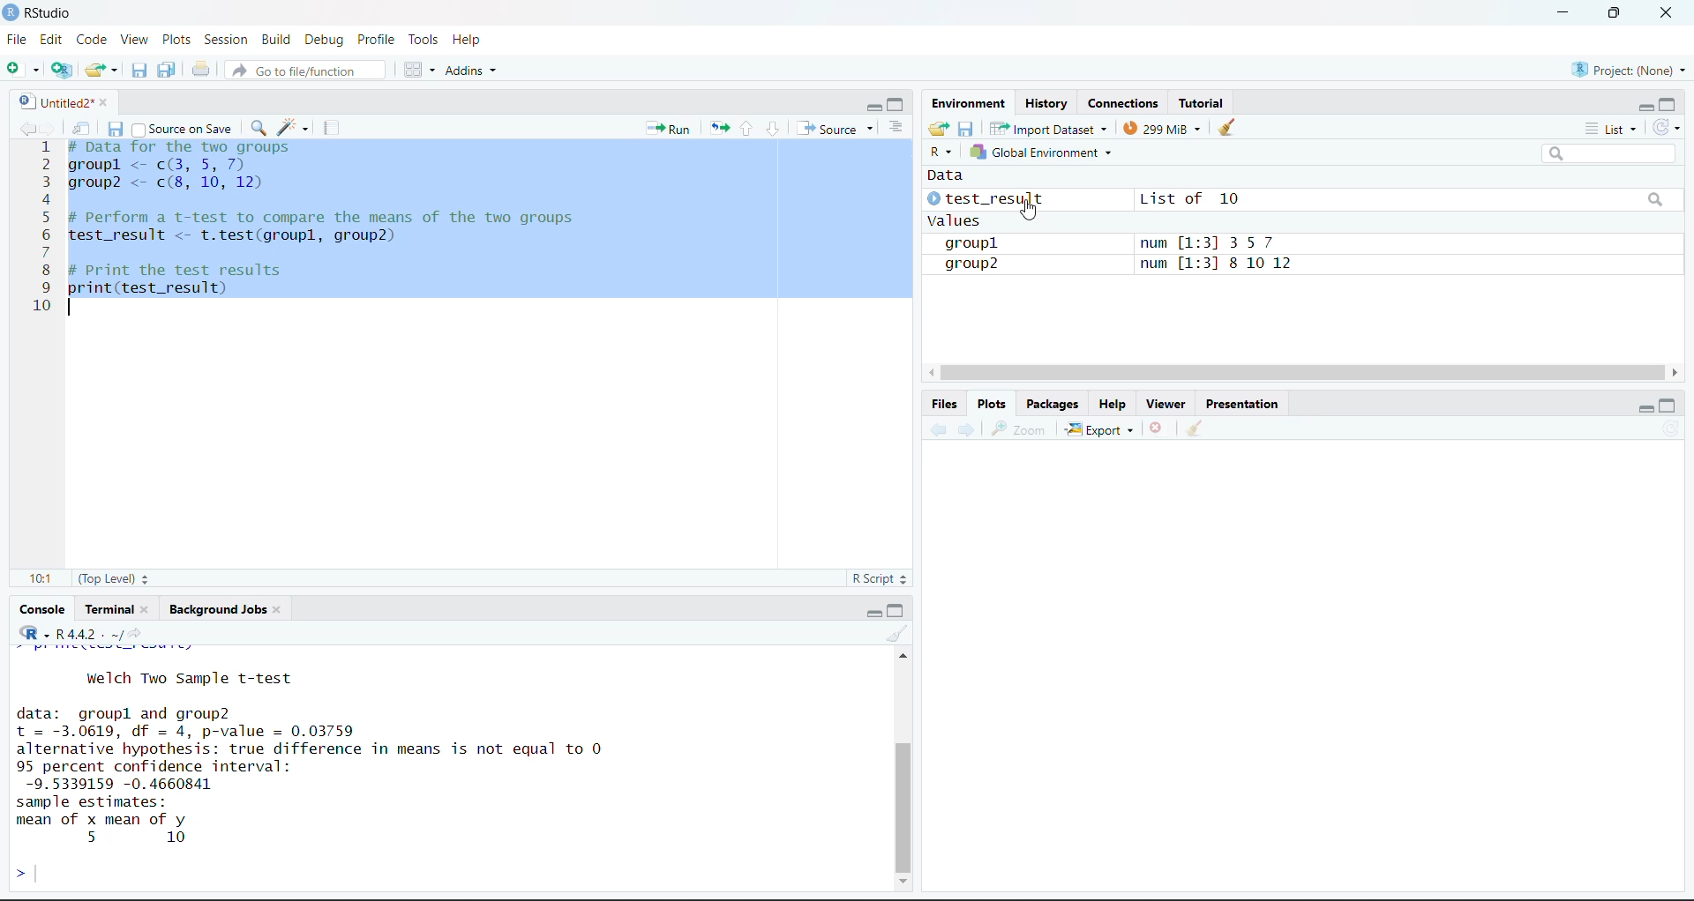 This screenshot has width=1694, height=901. What do you see at coordinates (1101, 428) in the screenshot?
I see `export` at bounding box center [1101, 428].